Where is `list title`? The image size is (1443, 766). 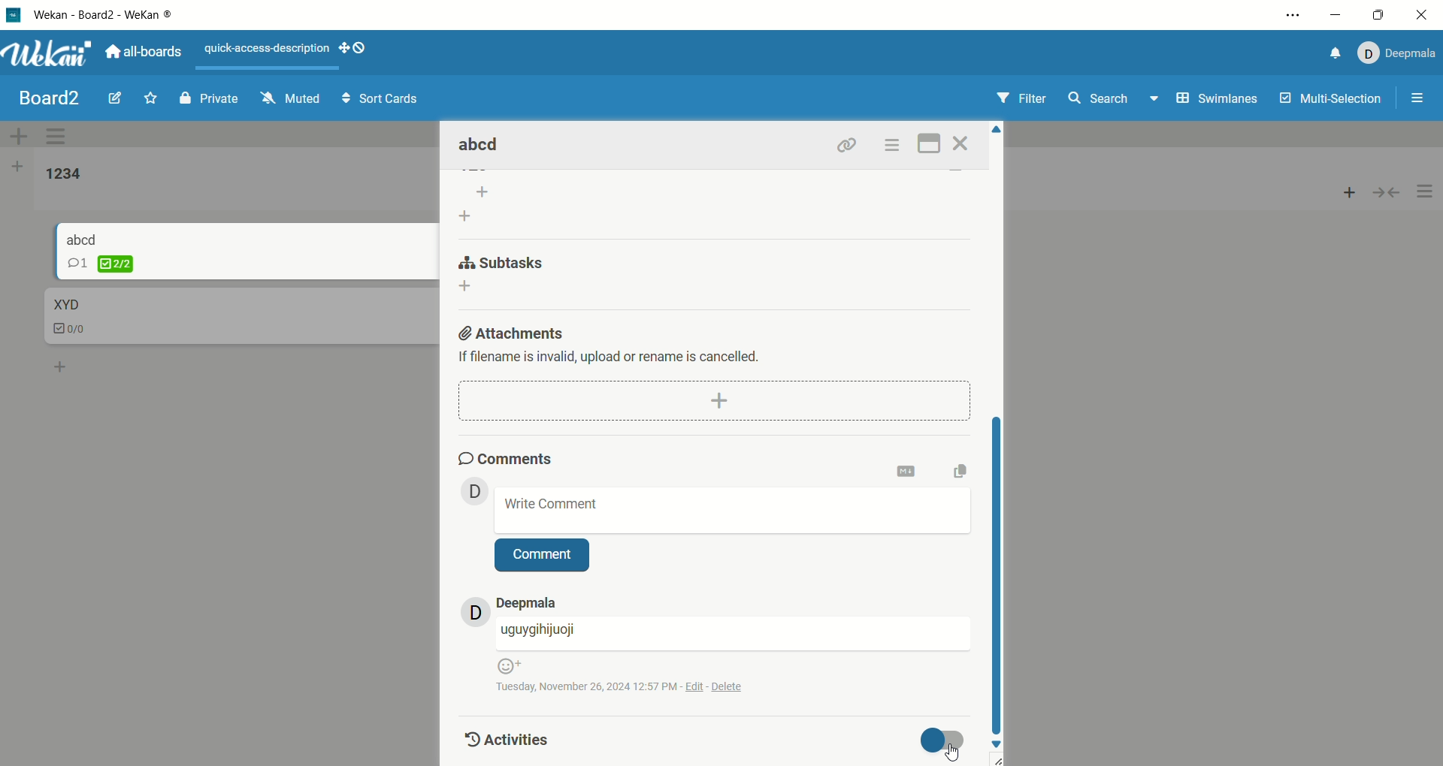
list title is located at coordinates (64, 175).